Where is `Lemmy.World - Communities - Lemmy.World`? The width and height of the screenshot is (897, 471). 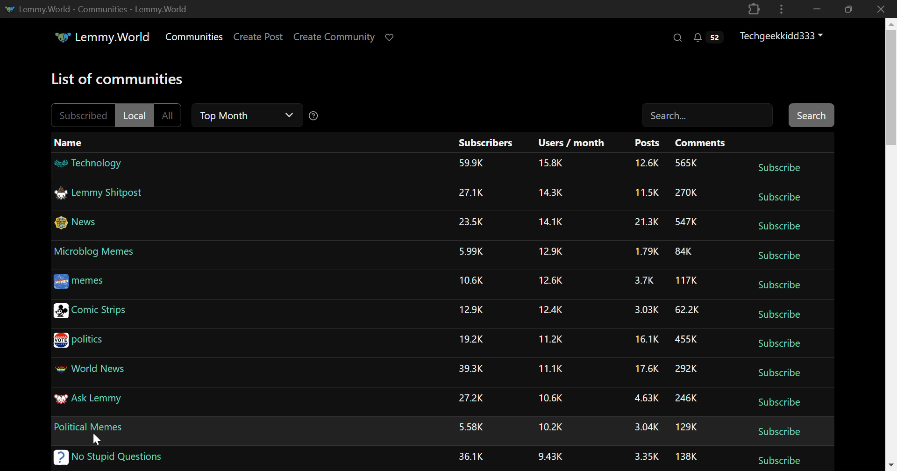
Lemmy.World - Communities - Lemmy.World is located at coordinates (96, 9).